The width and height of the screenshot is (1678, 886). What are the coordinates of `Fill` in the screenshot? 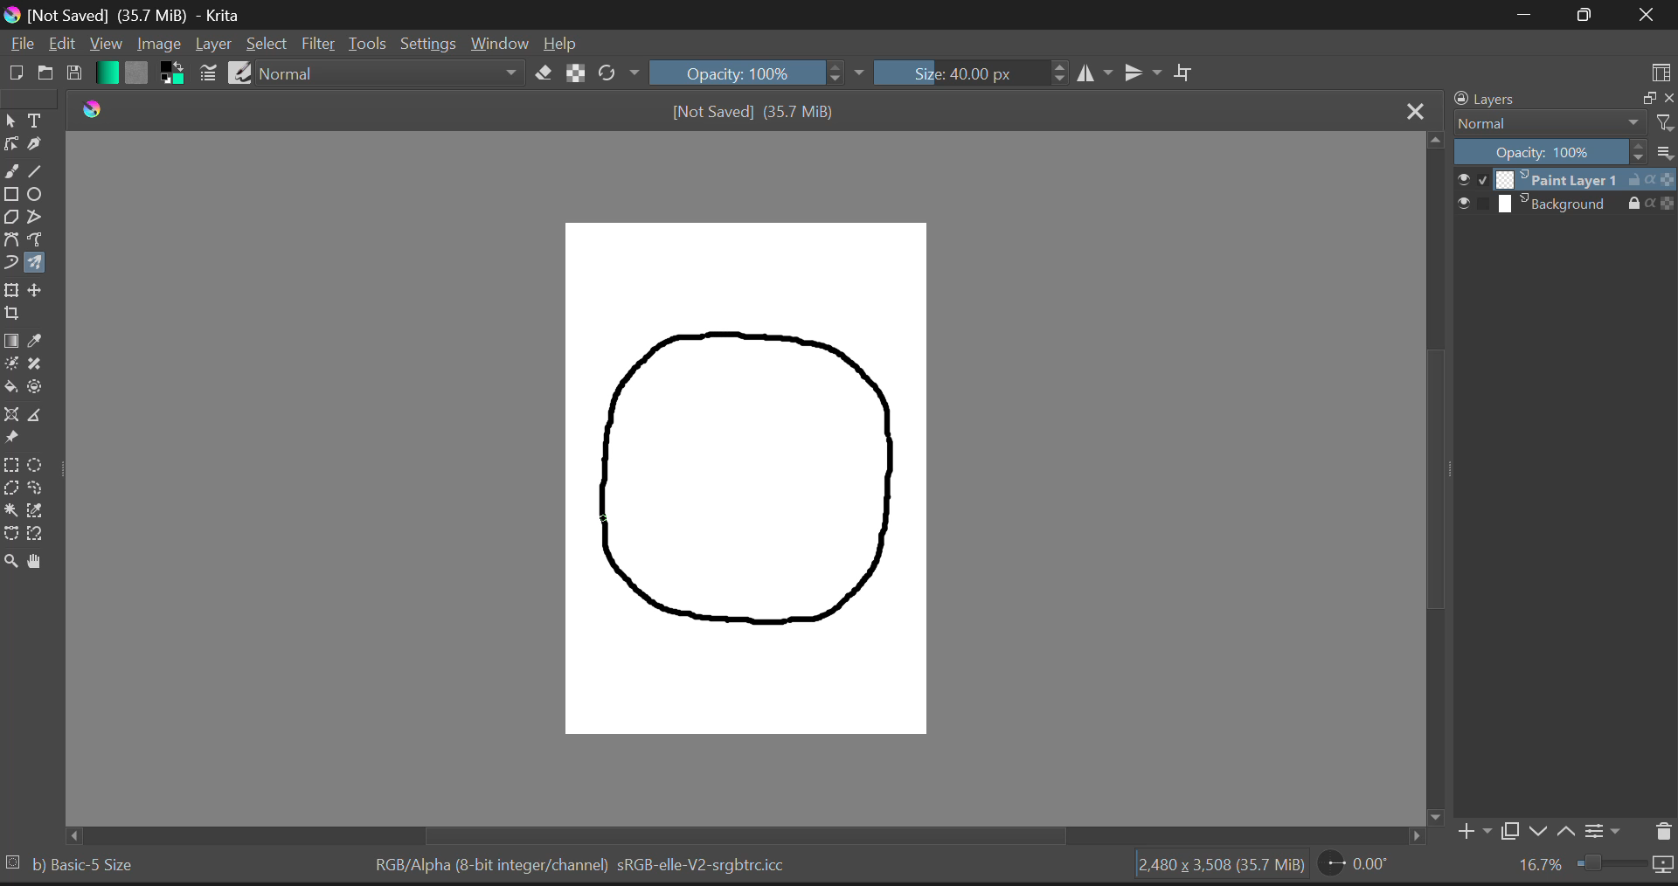 It's located at (10, 385).